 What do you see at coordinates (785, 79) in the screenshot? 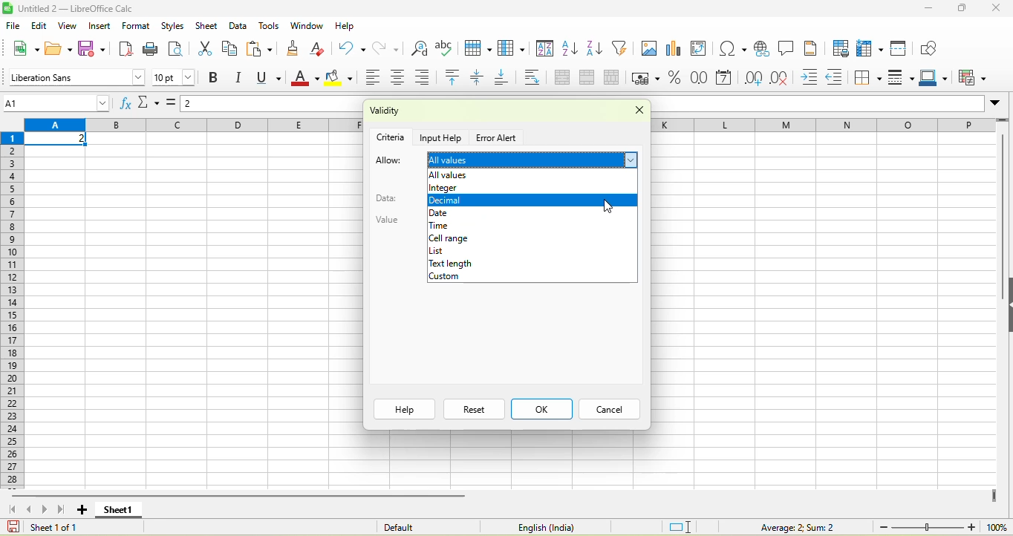
I see `delete decimal` at bounding box center [785, 79].